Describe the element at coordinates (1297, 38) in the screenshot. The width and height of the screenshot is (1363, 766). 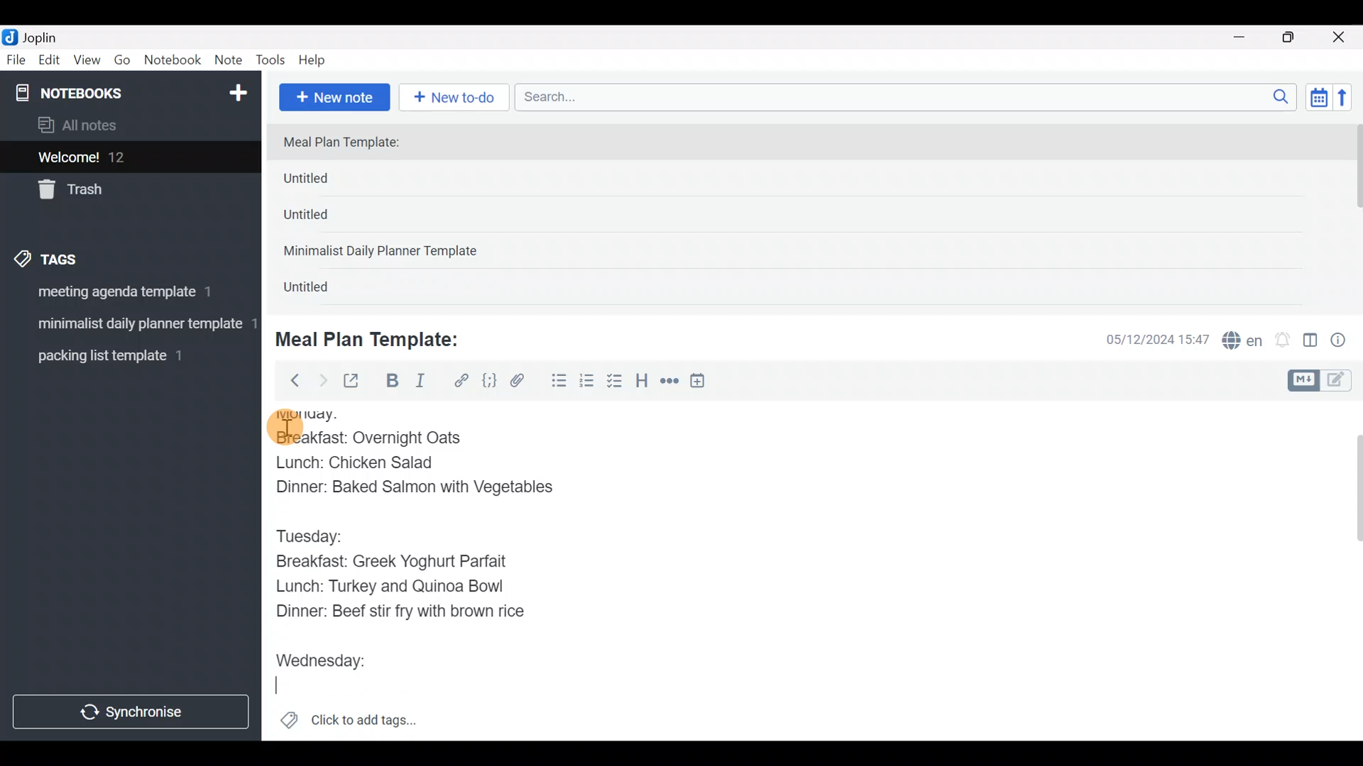
I see `Maximize` at that location.